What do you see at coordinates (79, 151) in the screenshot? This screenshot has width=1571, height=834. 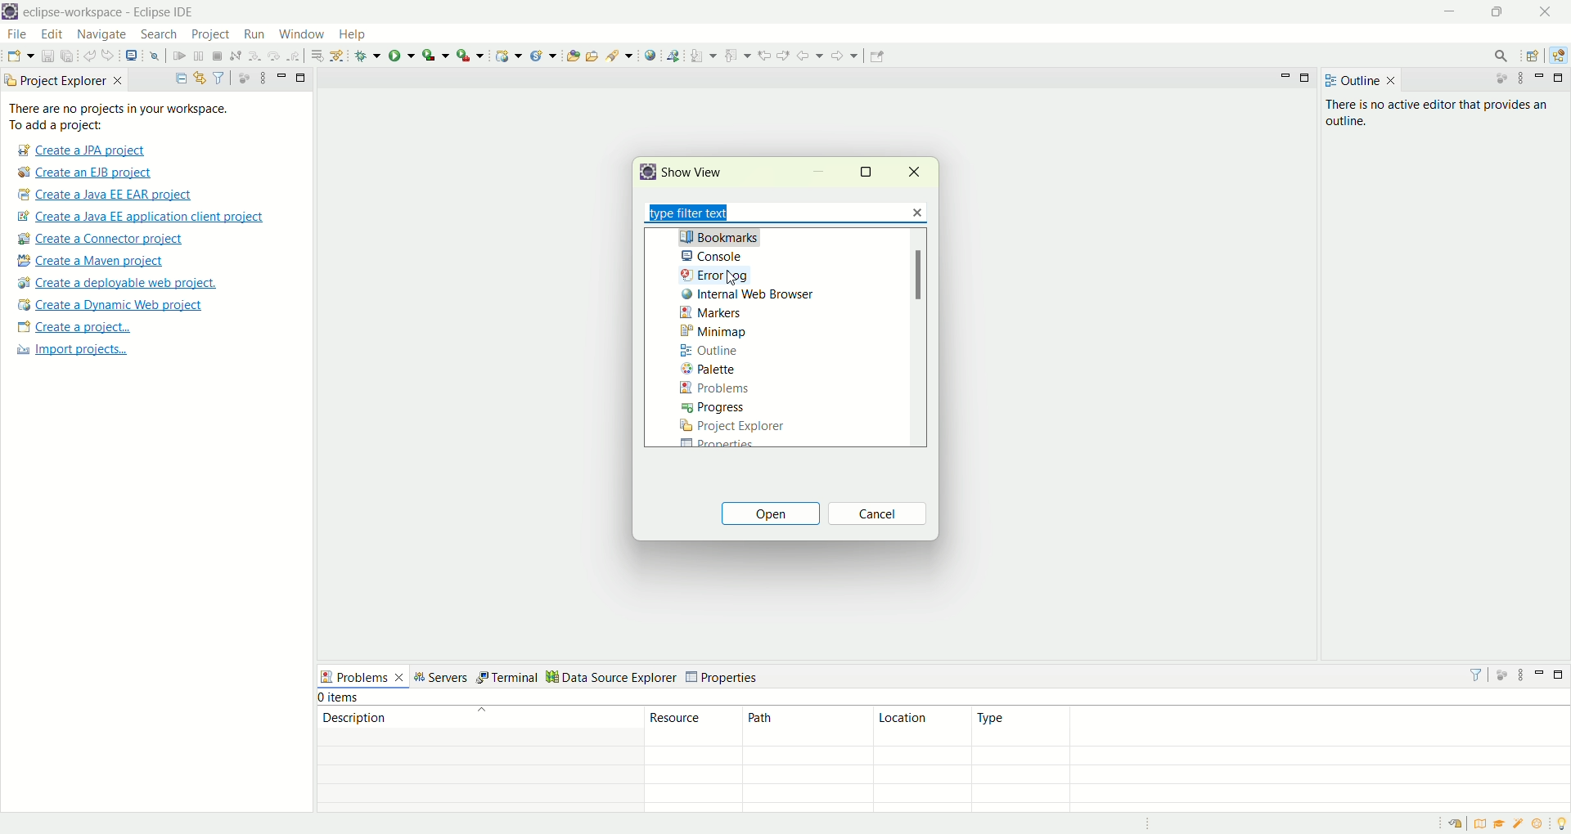 I see `create a JPA project` at bounding box center [79, 151].